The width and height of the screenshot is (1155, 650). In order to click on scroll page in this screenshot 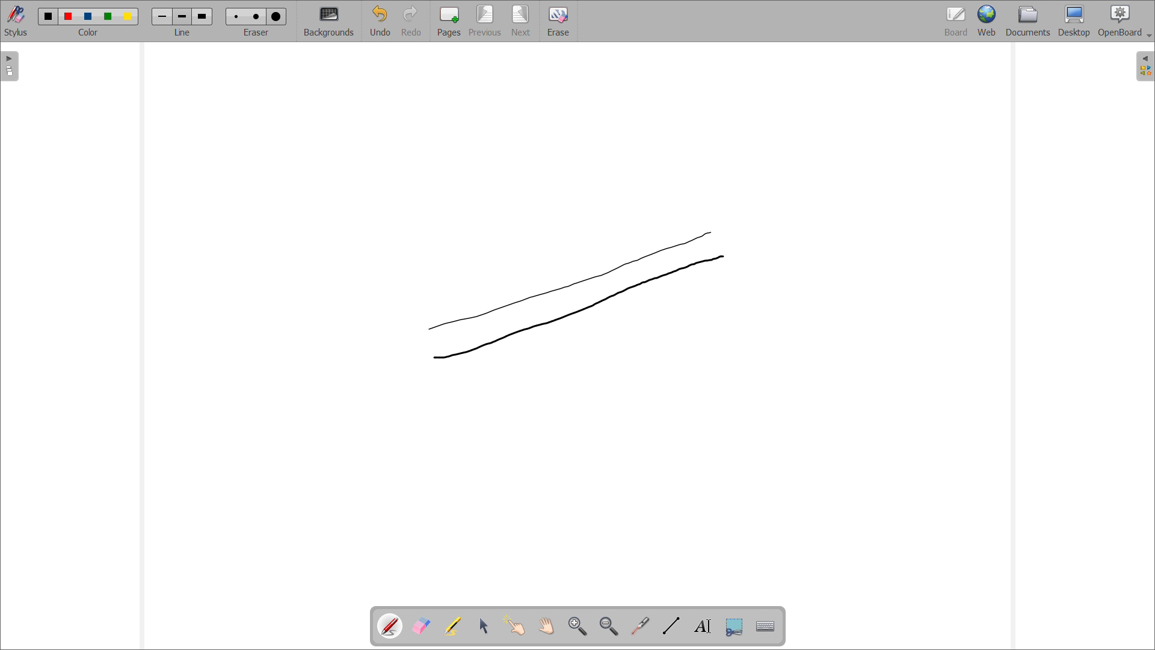, I will do `click(546, 625)`.